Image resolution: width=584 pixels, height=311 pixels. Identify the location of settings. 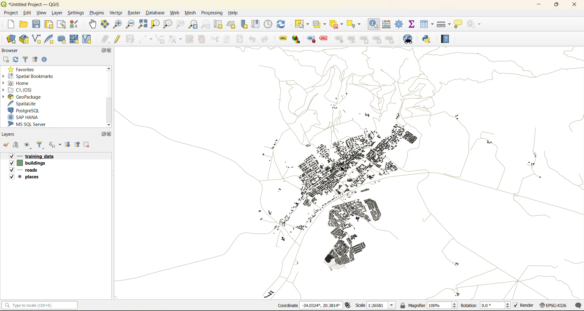
(76, 13).